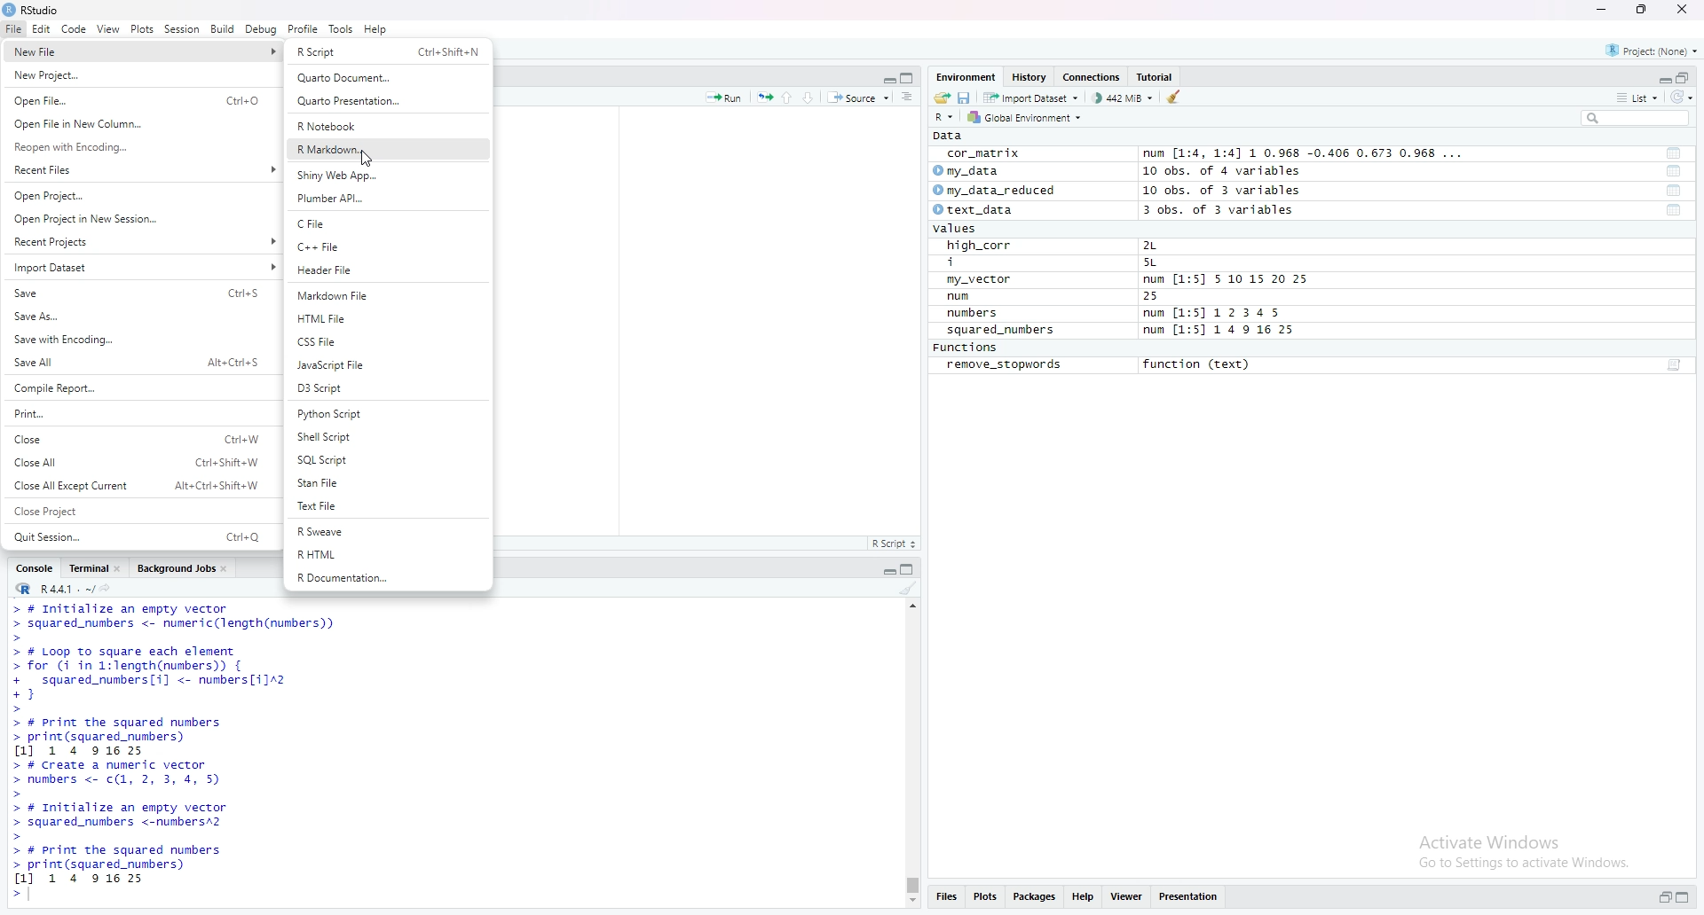 The height and width of the screenshot is (915, 1704). I want to click on view, so click(106, 28).